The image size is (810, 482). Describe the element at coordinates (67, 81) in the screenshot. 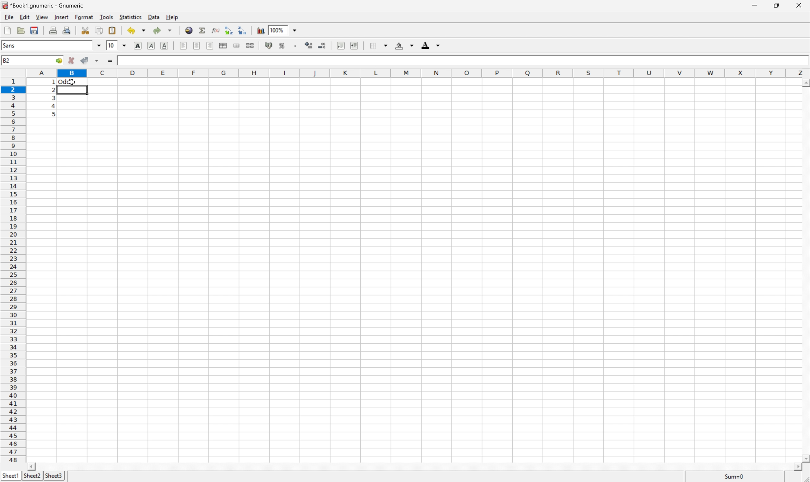

I see `Odd` at that location.